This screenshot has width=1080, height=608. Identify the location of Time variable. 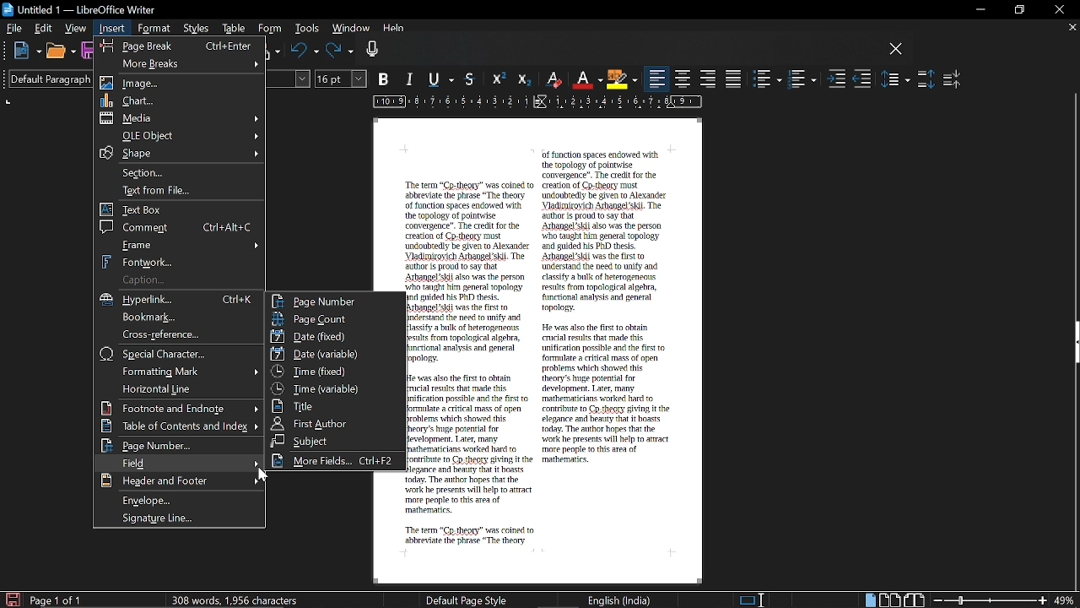
(334, 387).